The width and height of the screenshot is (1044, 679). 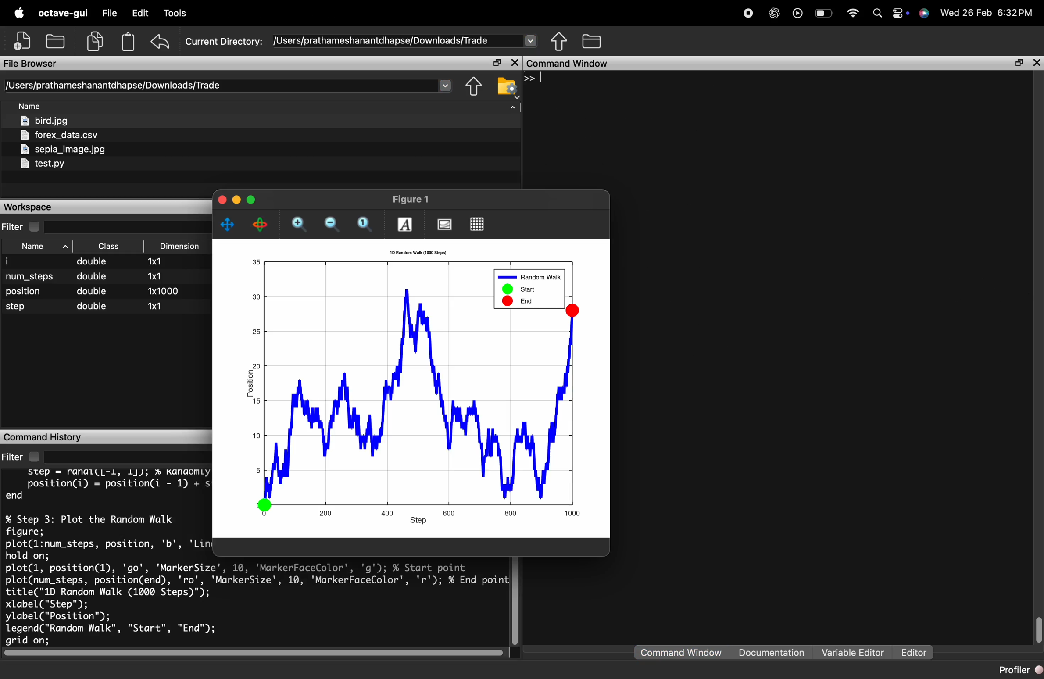 What do you see at coordinates (367, 225) in the screenshot?
I see `zoom` at bounding box center [367, 225].